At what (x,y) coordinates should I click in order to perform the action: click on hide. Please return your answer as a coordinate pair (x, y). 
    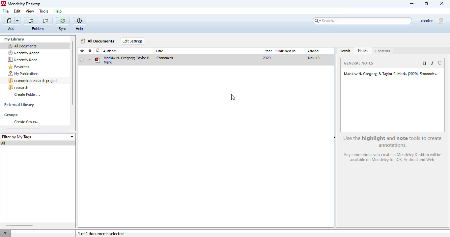
    Looking at the image, I should click on (335, 137).